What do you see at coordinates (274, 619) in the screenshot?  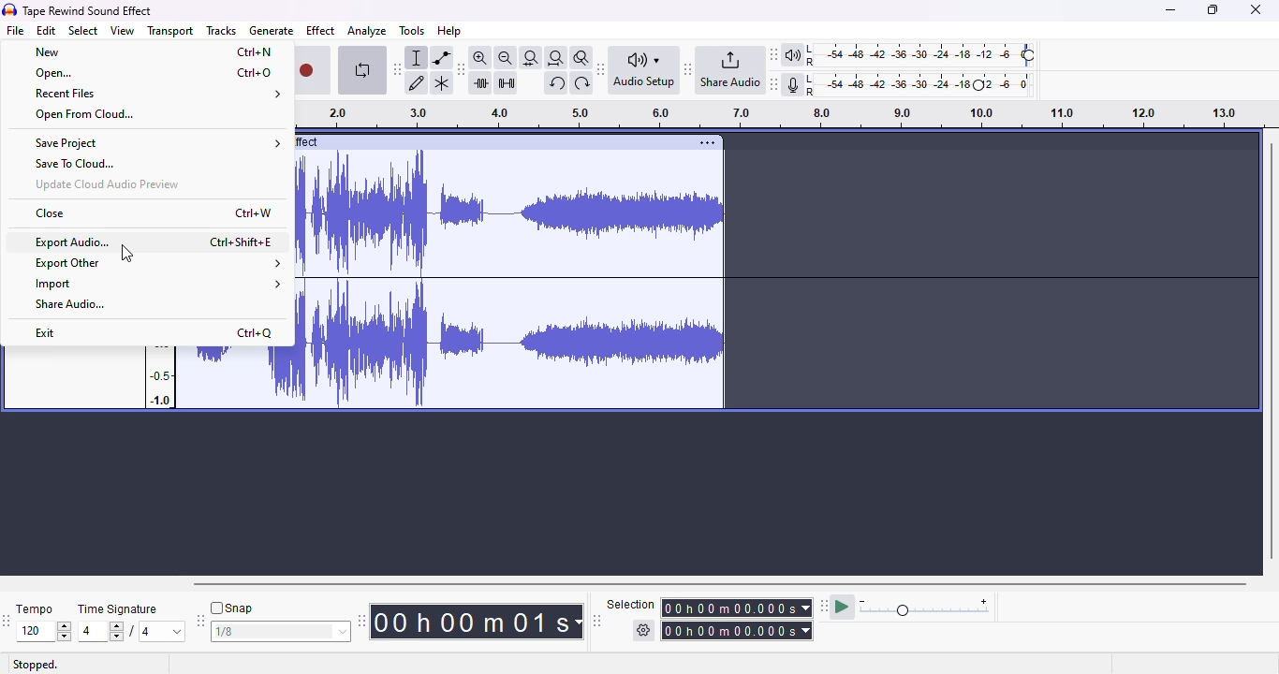 I see `audacity snapping toolbar` at bounding box center [274, 619].